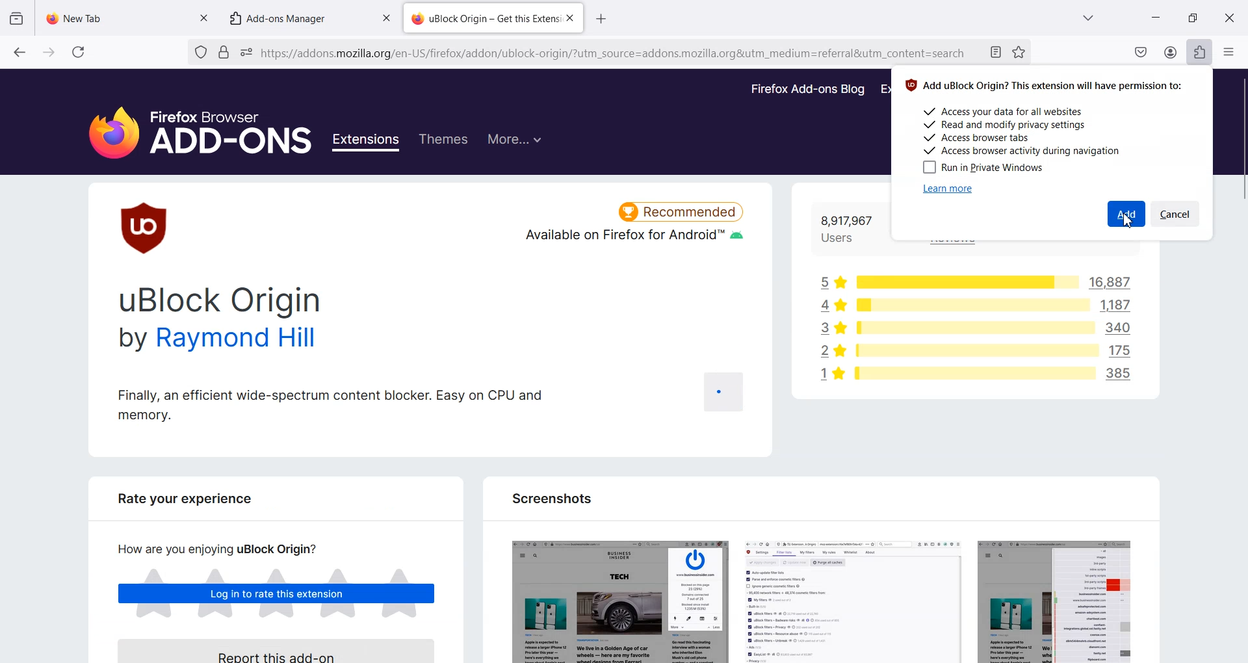  Describe the element at coordinates (972, 306) in the screenshot. I see `rating bar` at that location.